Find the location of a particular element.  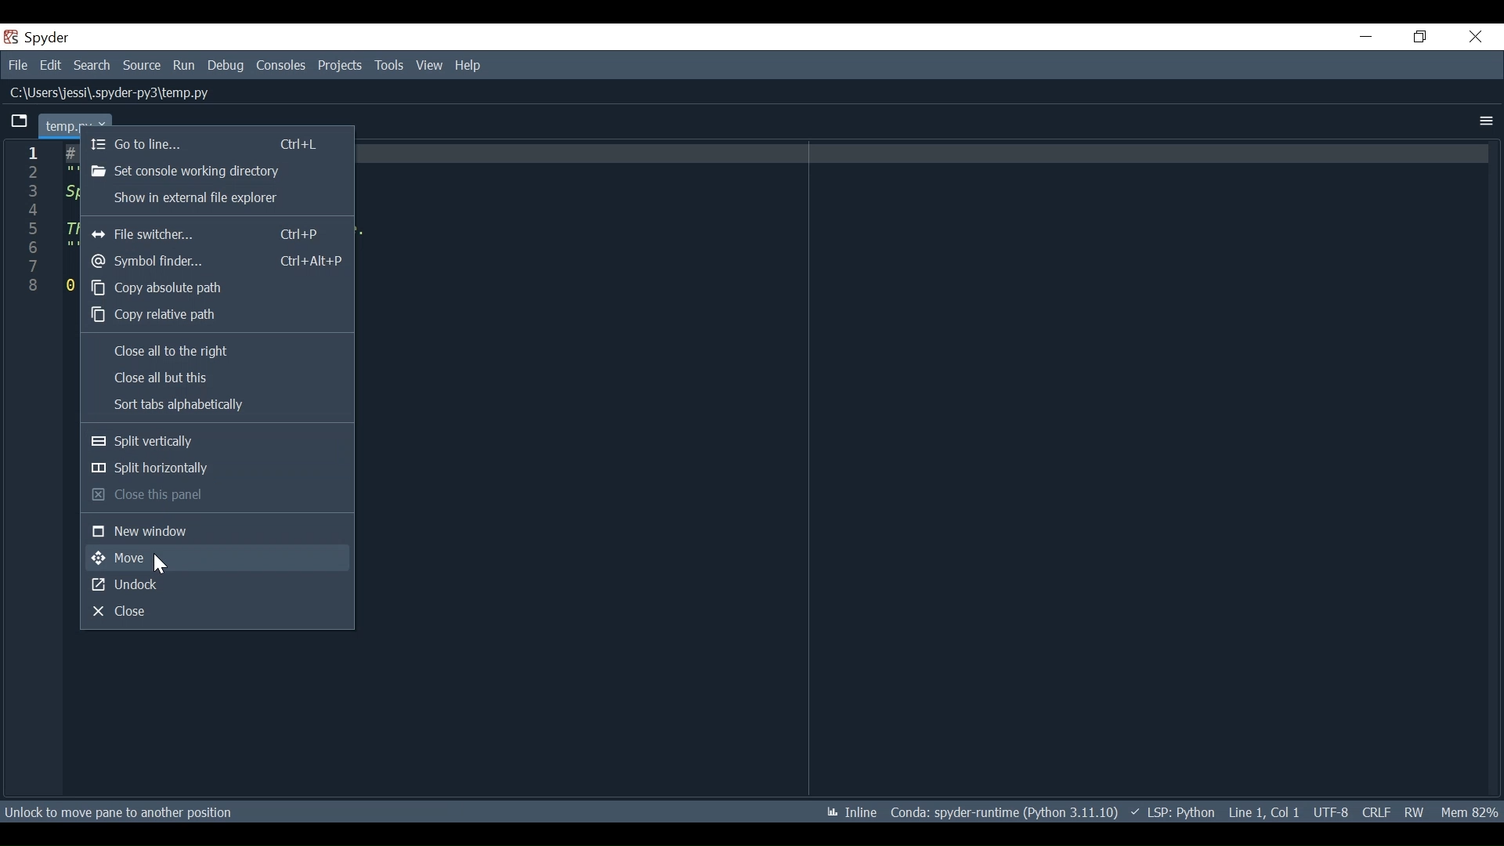

Line 1, Col 1 is located at coordinates (1264, 813).